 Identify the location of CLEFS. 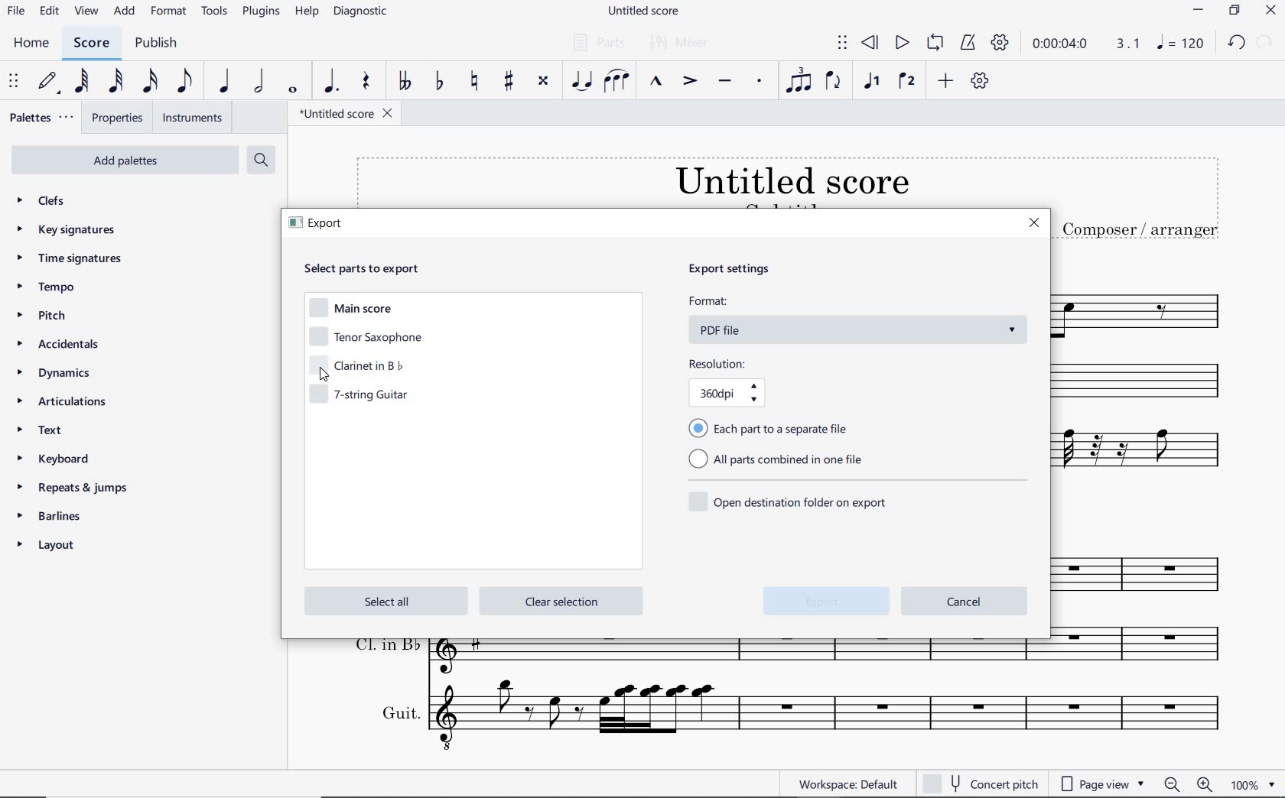
(44, 200).